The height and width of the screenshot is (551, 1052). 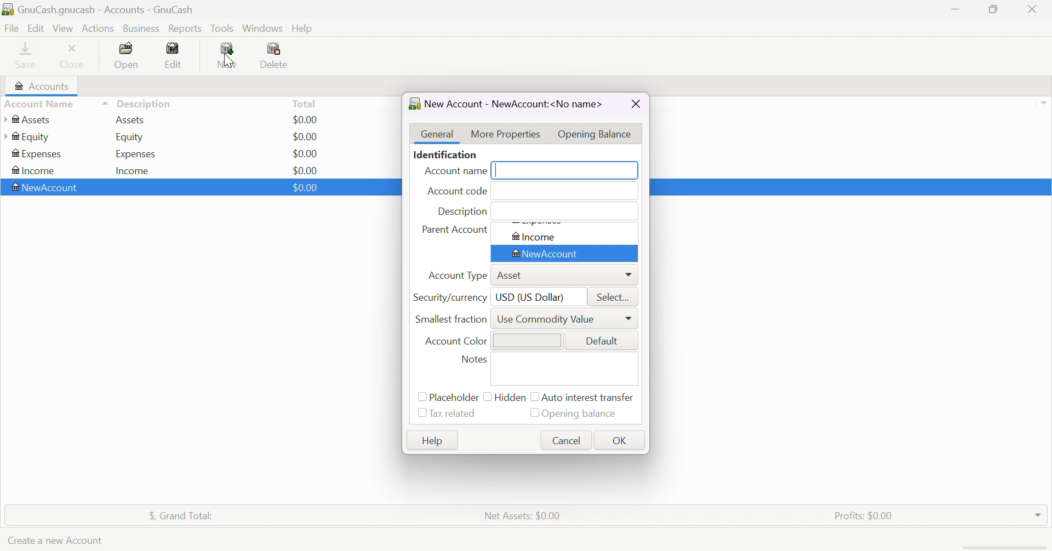 What do you see at coordinates (524, 516) in the screenshot?
I see `Net Assets: $0.00` at bounding box center [524, 516].